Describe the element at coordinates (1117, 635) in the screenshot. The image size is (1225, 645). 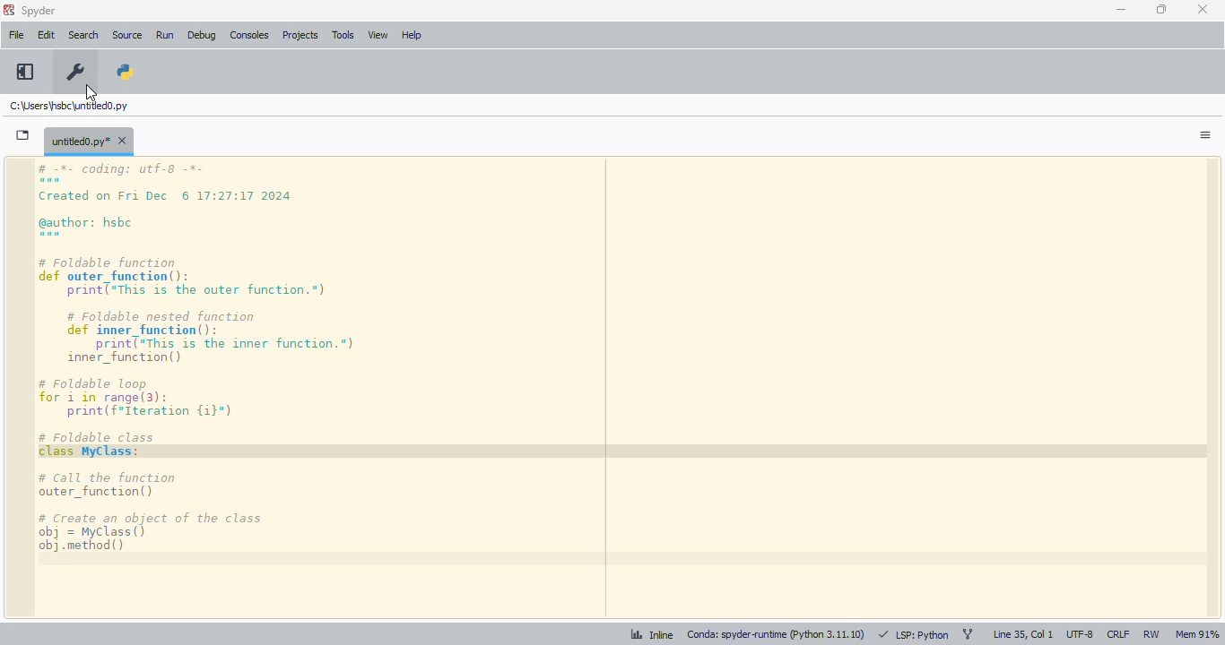
I see `CRLF` at that location.